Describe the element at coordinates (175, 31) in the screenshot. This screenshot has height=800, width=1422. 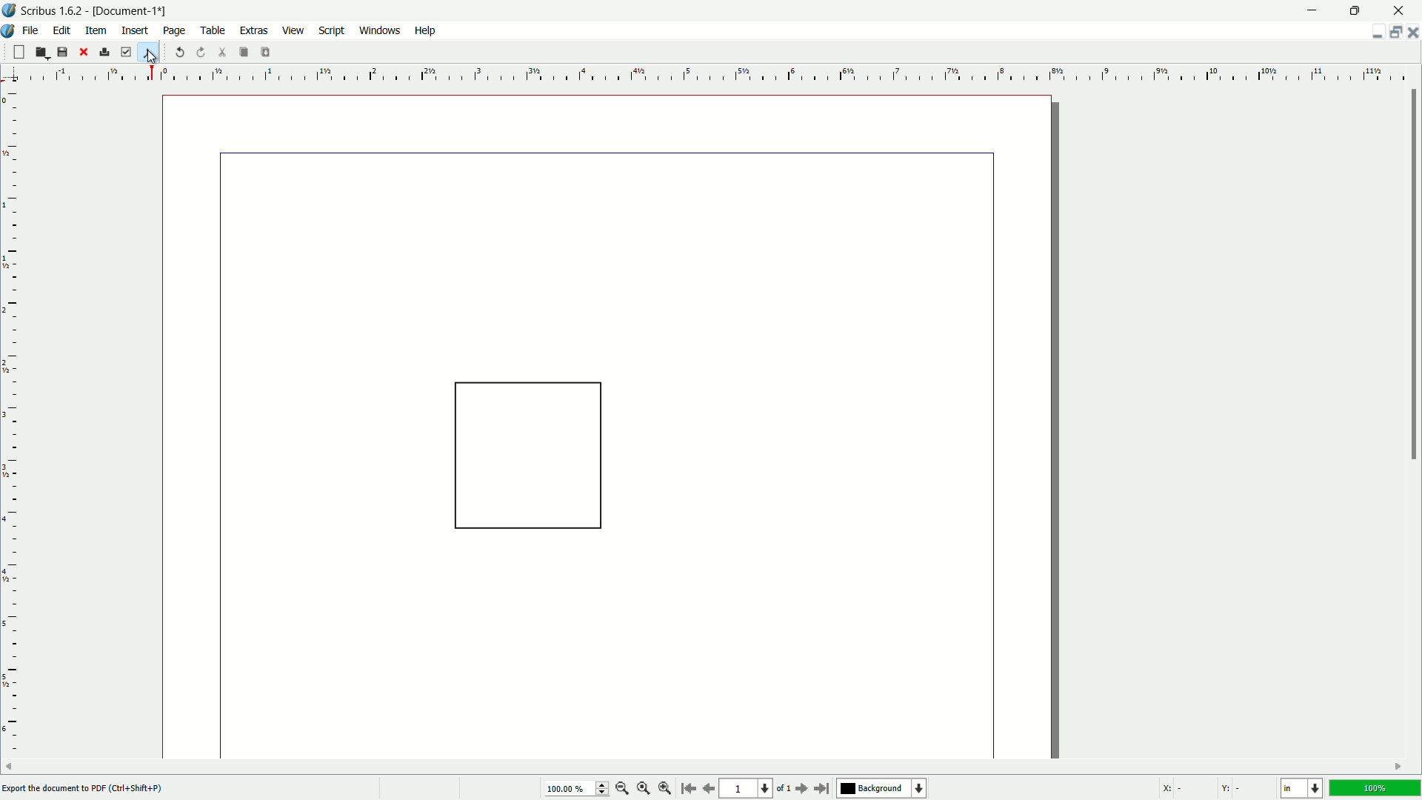
I see `page menu` at that location.